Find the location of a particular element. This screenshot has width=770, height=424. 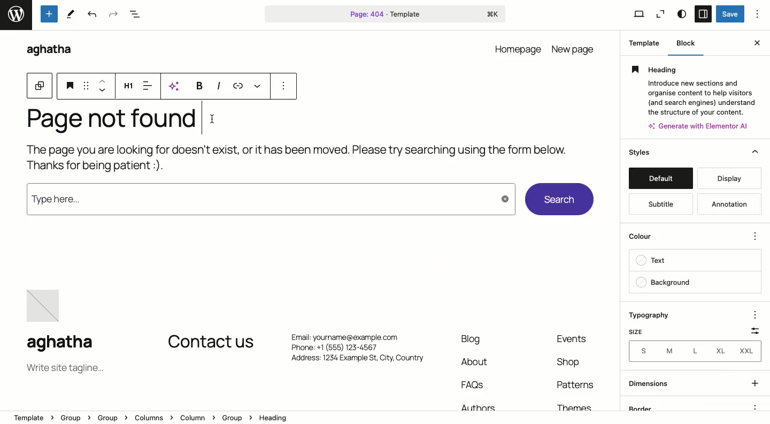

Close is located at coordinates (758, 43).